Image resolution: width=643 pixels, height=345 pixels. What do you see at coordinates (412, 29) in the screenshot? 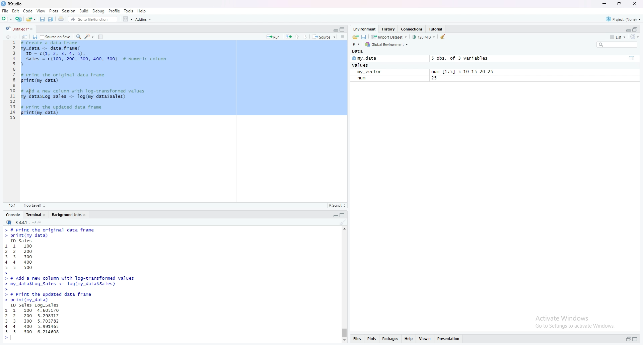
I see `Connections` at bounding box center [412, 29].